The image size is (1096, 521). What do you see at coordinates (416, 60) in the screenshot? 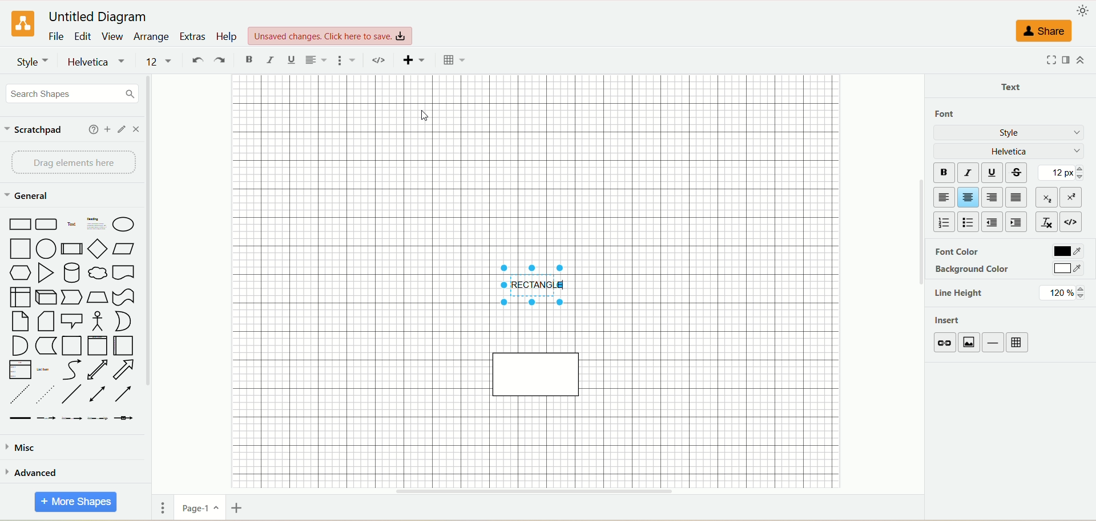
I see `insert` at bounding box center [416, 60].